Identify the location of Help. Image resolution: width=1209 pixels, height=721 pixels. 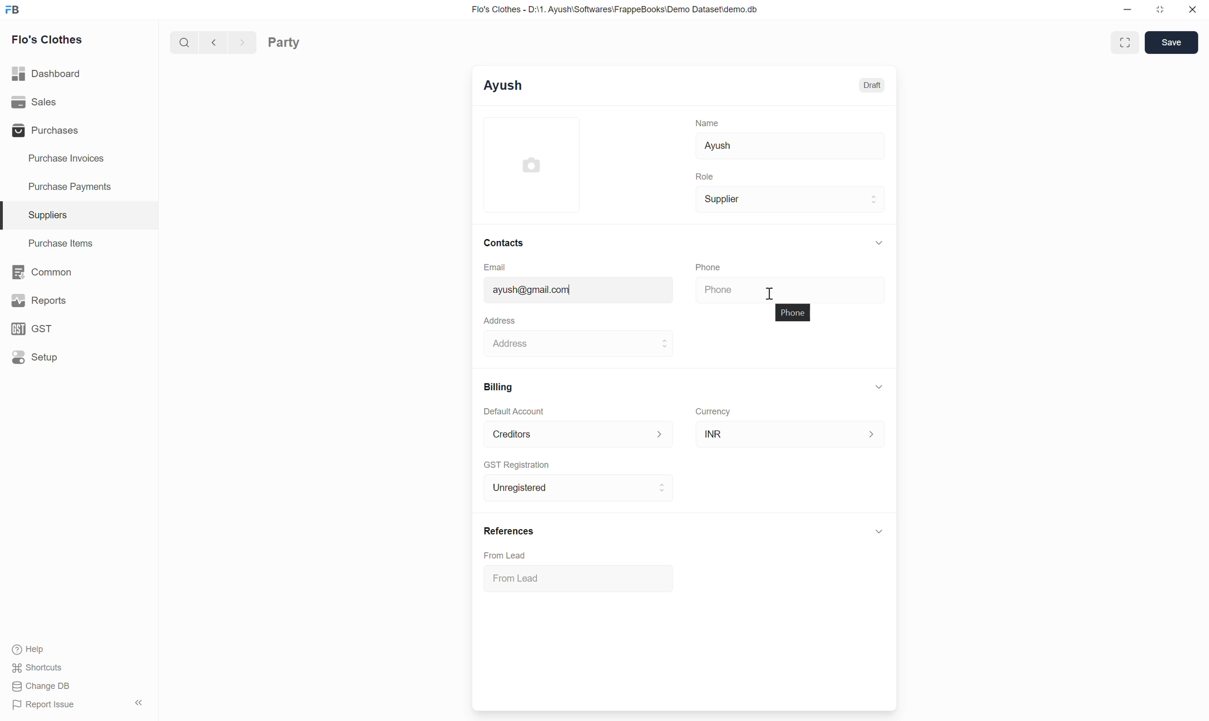
(38, 650).